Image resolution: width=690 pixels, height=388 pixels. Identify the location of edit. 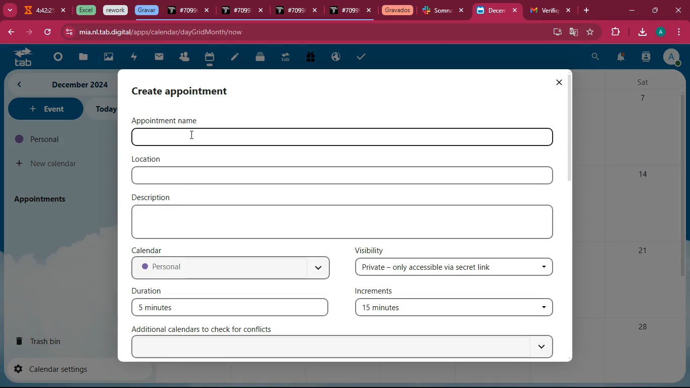
(235, 58).